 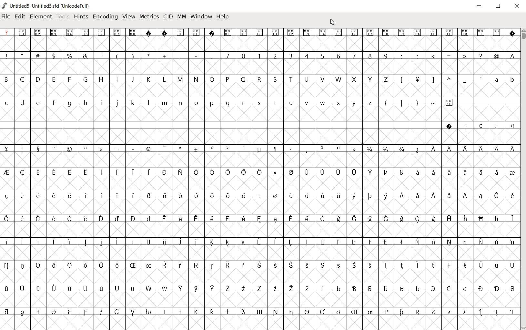 What do you see at coordinates (402, 242) in the screenshot?
I see `Symbol` at bounding box center [402, 242].